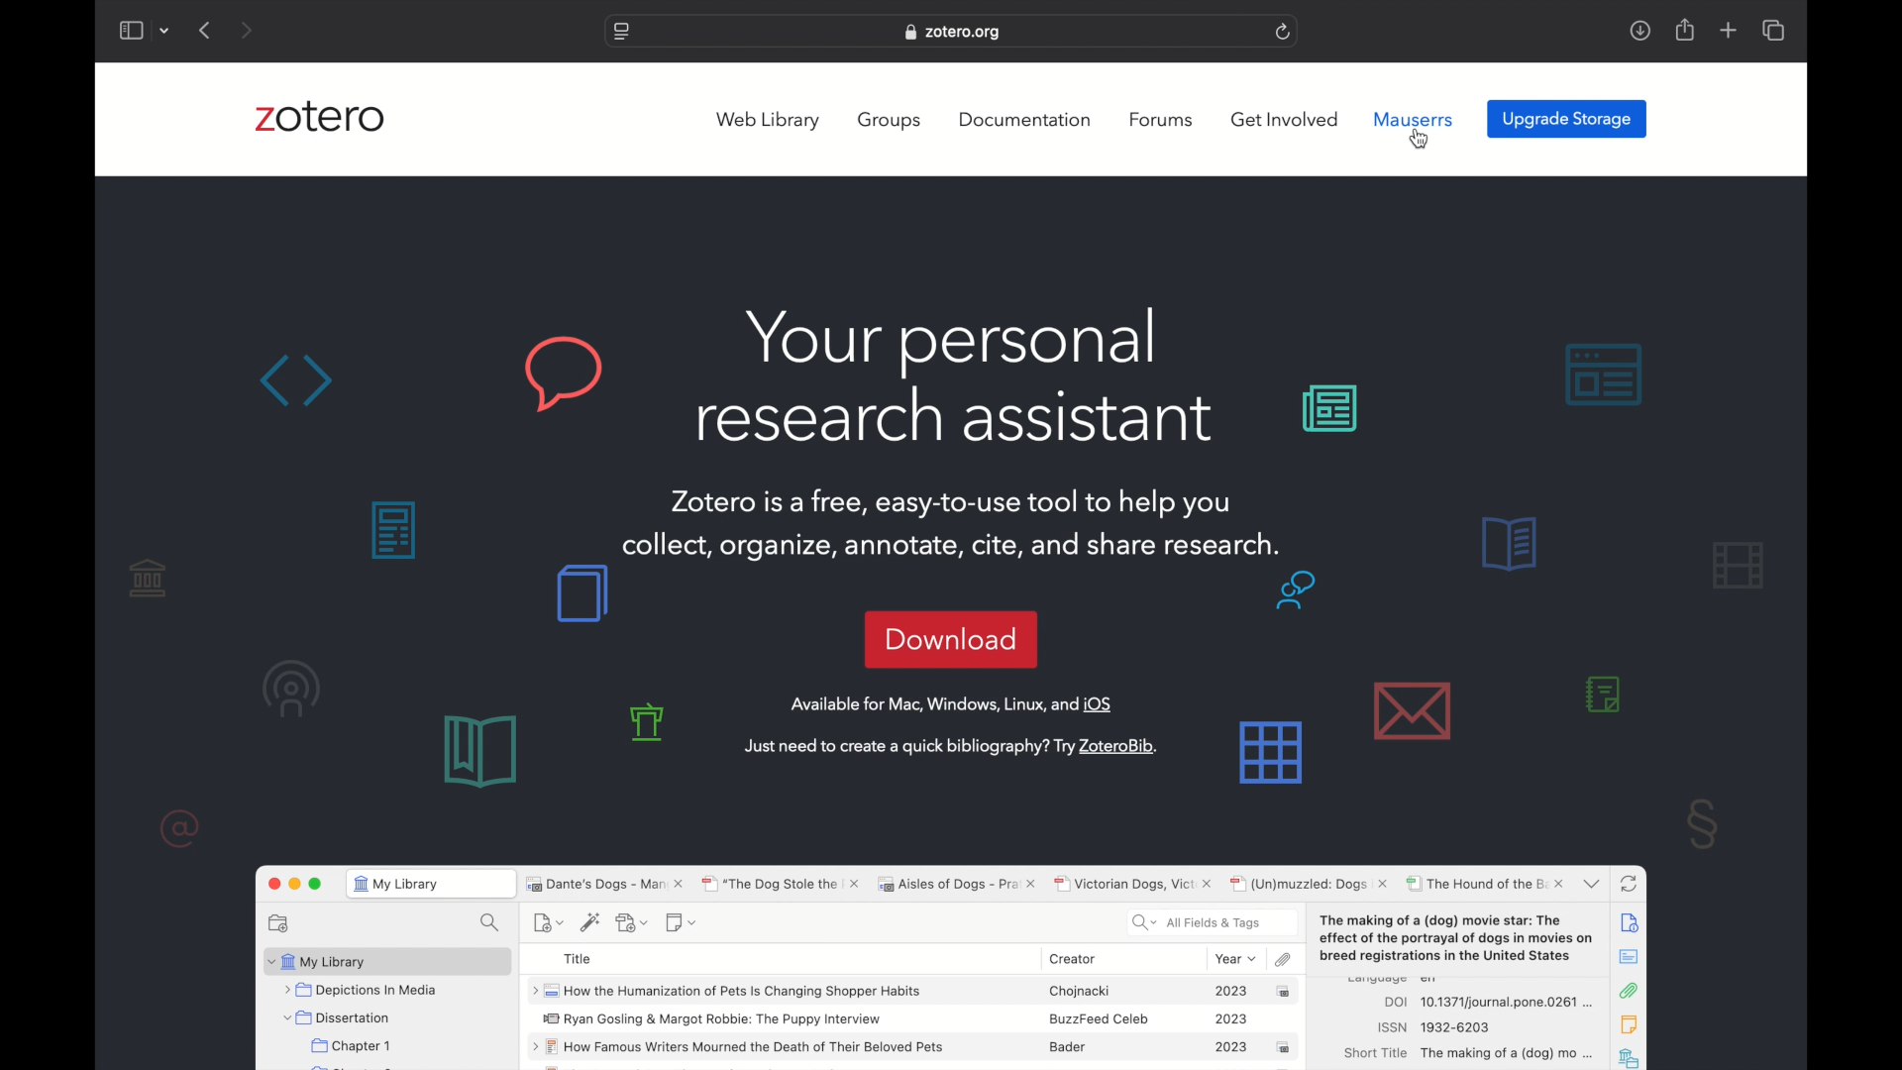 The image size is (1902, 1070). I want to click on cursor, so click(1420, 141).